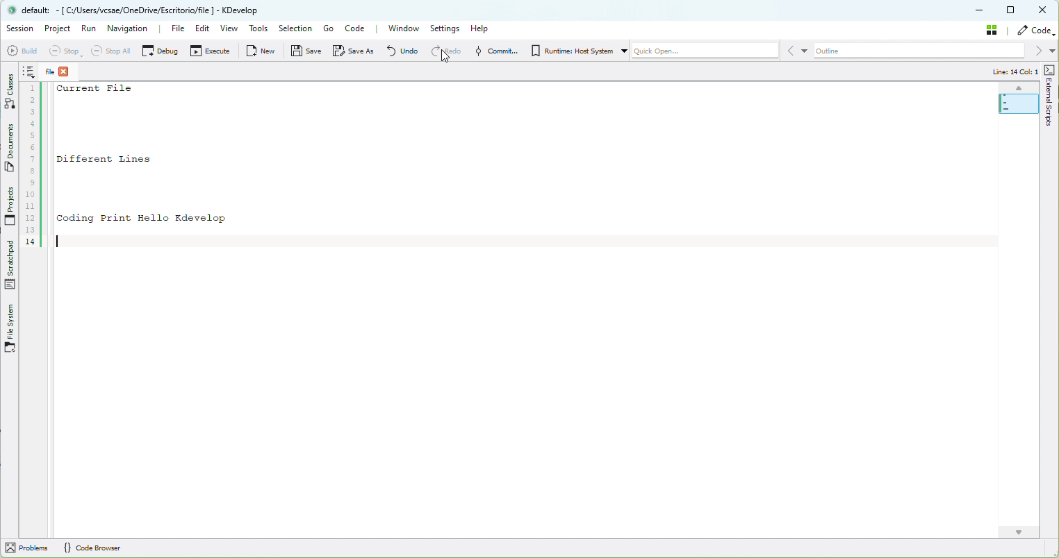 This screenshot has height=558, width=1059. What do you see at coordinates (1044, 10) in the screenshot?
I see `Close` at bounding box center [1044, 10].